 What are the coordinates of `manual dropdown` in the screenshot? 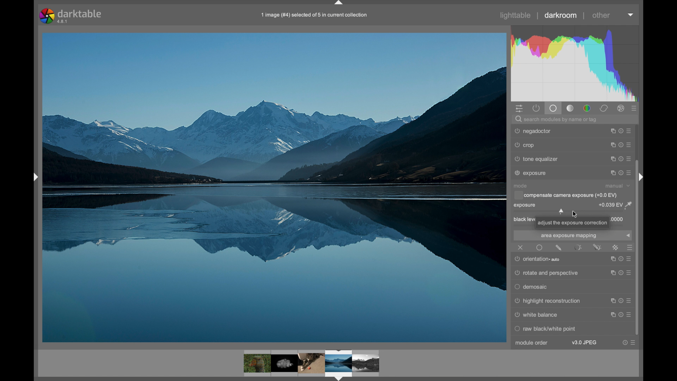 It's located at (617, 186).